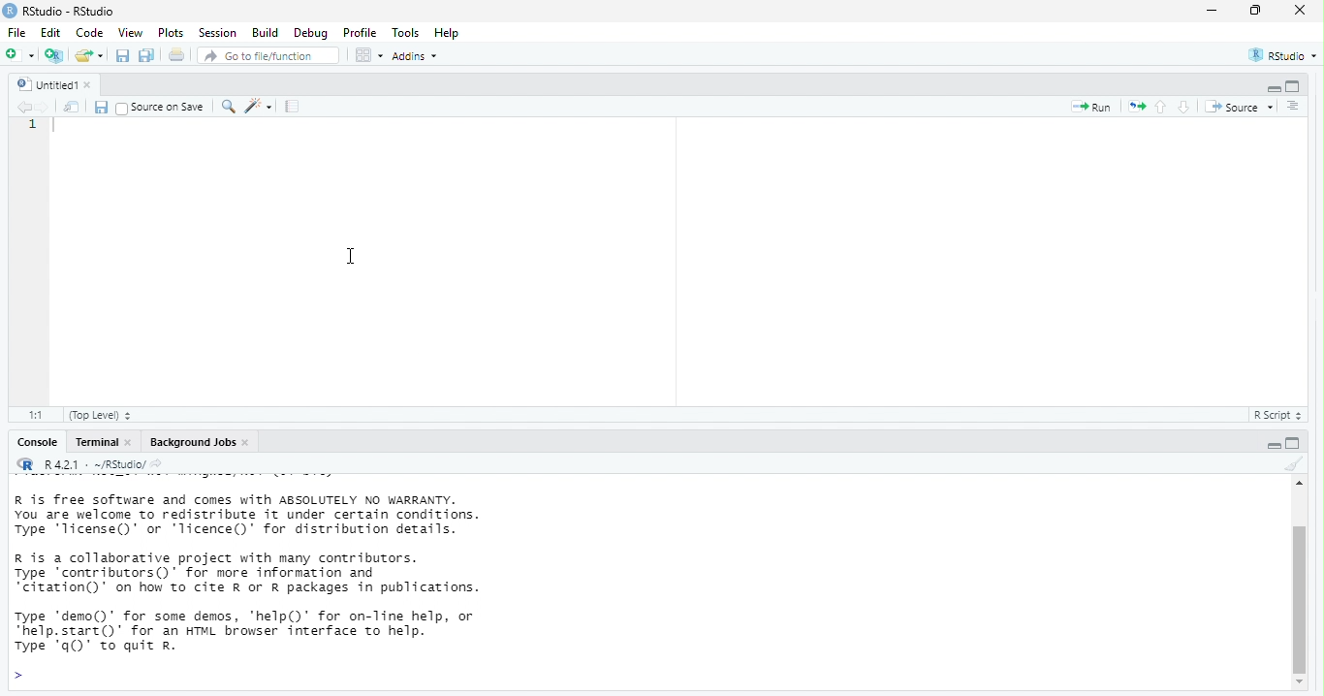  What do you see at coordinates (1093, 108) in the screenshot?
I see `run the current line or selection` at bounding box center [1093, 108].